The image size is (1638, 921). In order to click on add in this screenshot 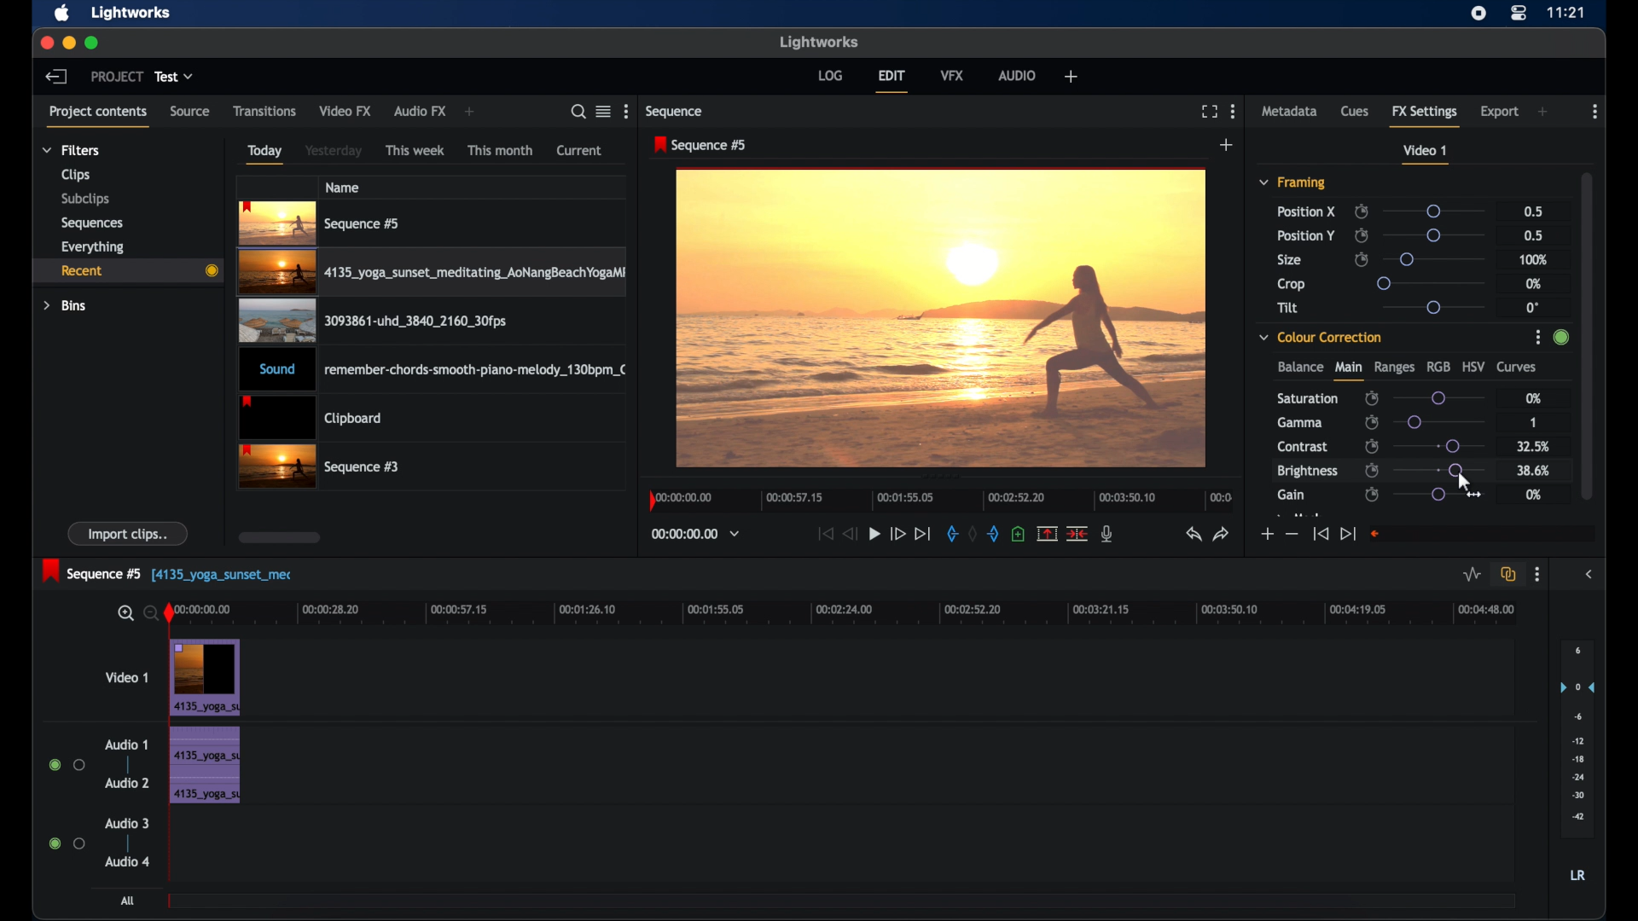, I will do `click(1544, 112)`.